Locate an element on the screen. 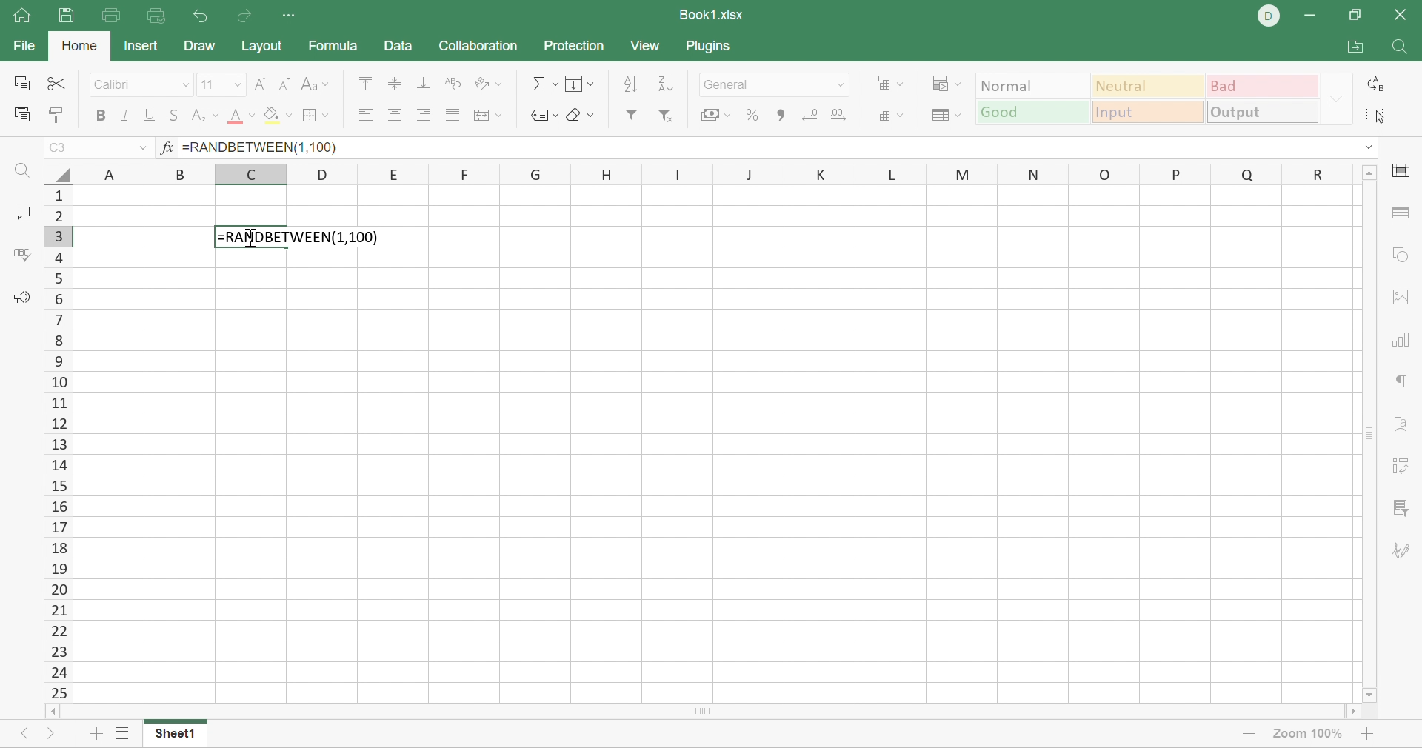 The width and height of the screenshot is (1422, 748). Bad is located at coordinates (1261, 86).